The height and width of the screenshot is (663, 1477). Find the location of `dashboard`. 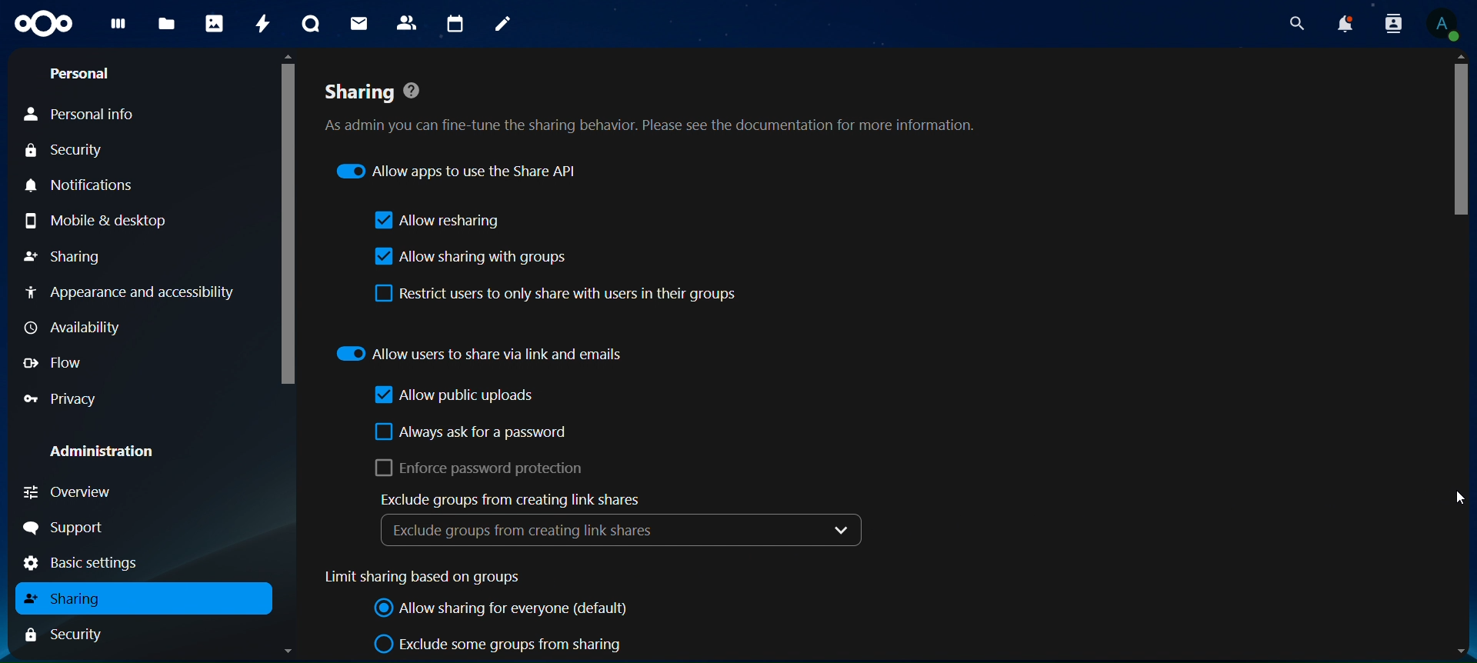

dashboard is located at coordinates (118, 27).